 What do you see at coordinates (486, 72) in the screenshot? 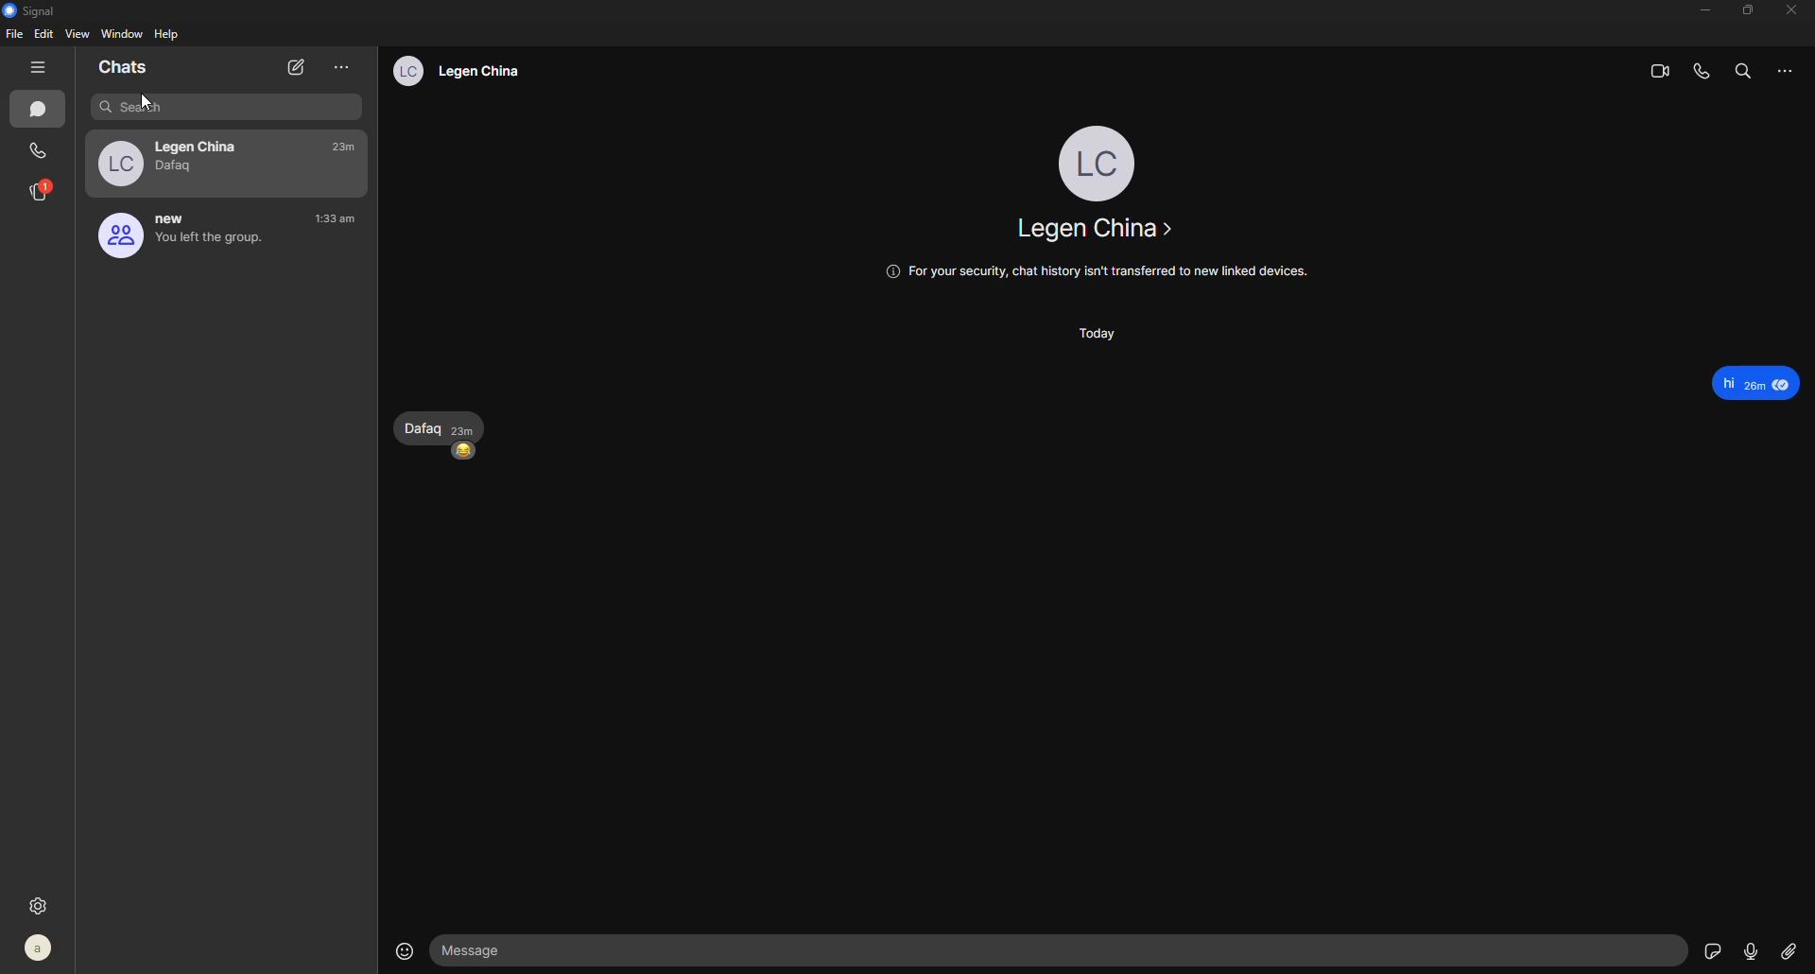
I see `legan china` at bounding box center [486, 72].